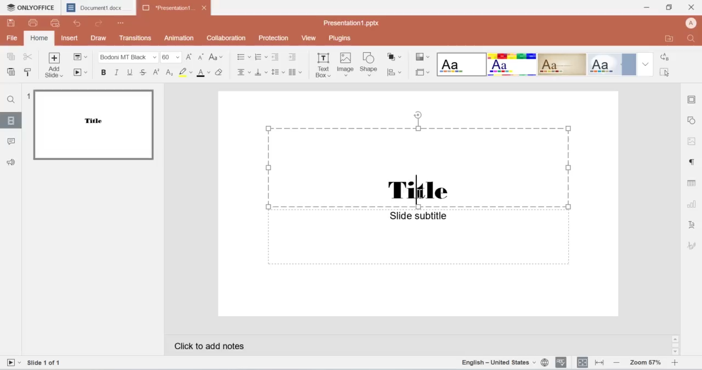  What do you see at coordinates (323, 67) in the screenshot?
I see `text box` at bounding box center [323, 67].